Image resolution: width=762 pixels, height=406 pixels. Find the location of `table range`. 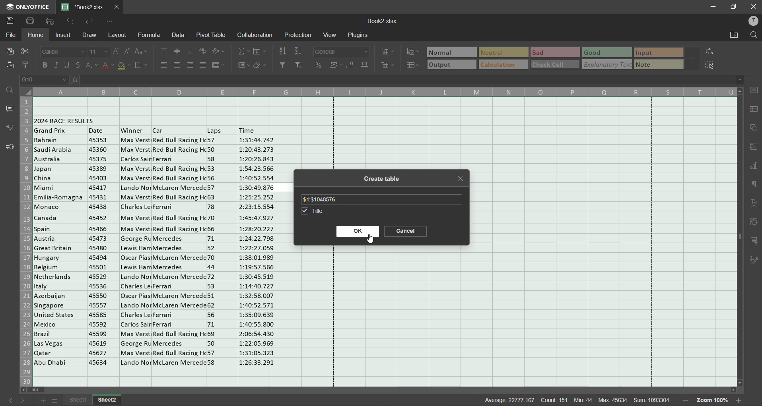

table range is located at coordinates (382, 199).